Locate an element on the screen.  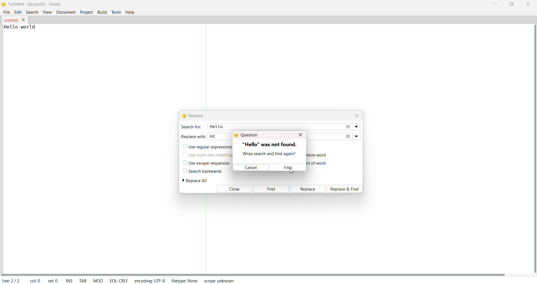
question is located at coordinates (248, 136).